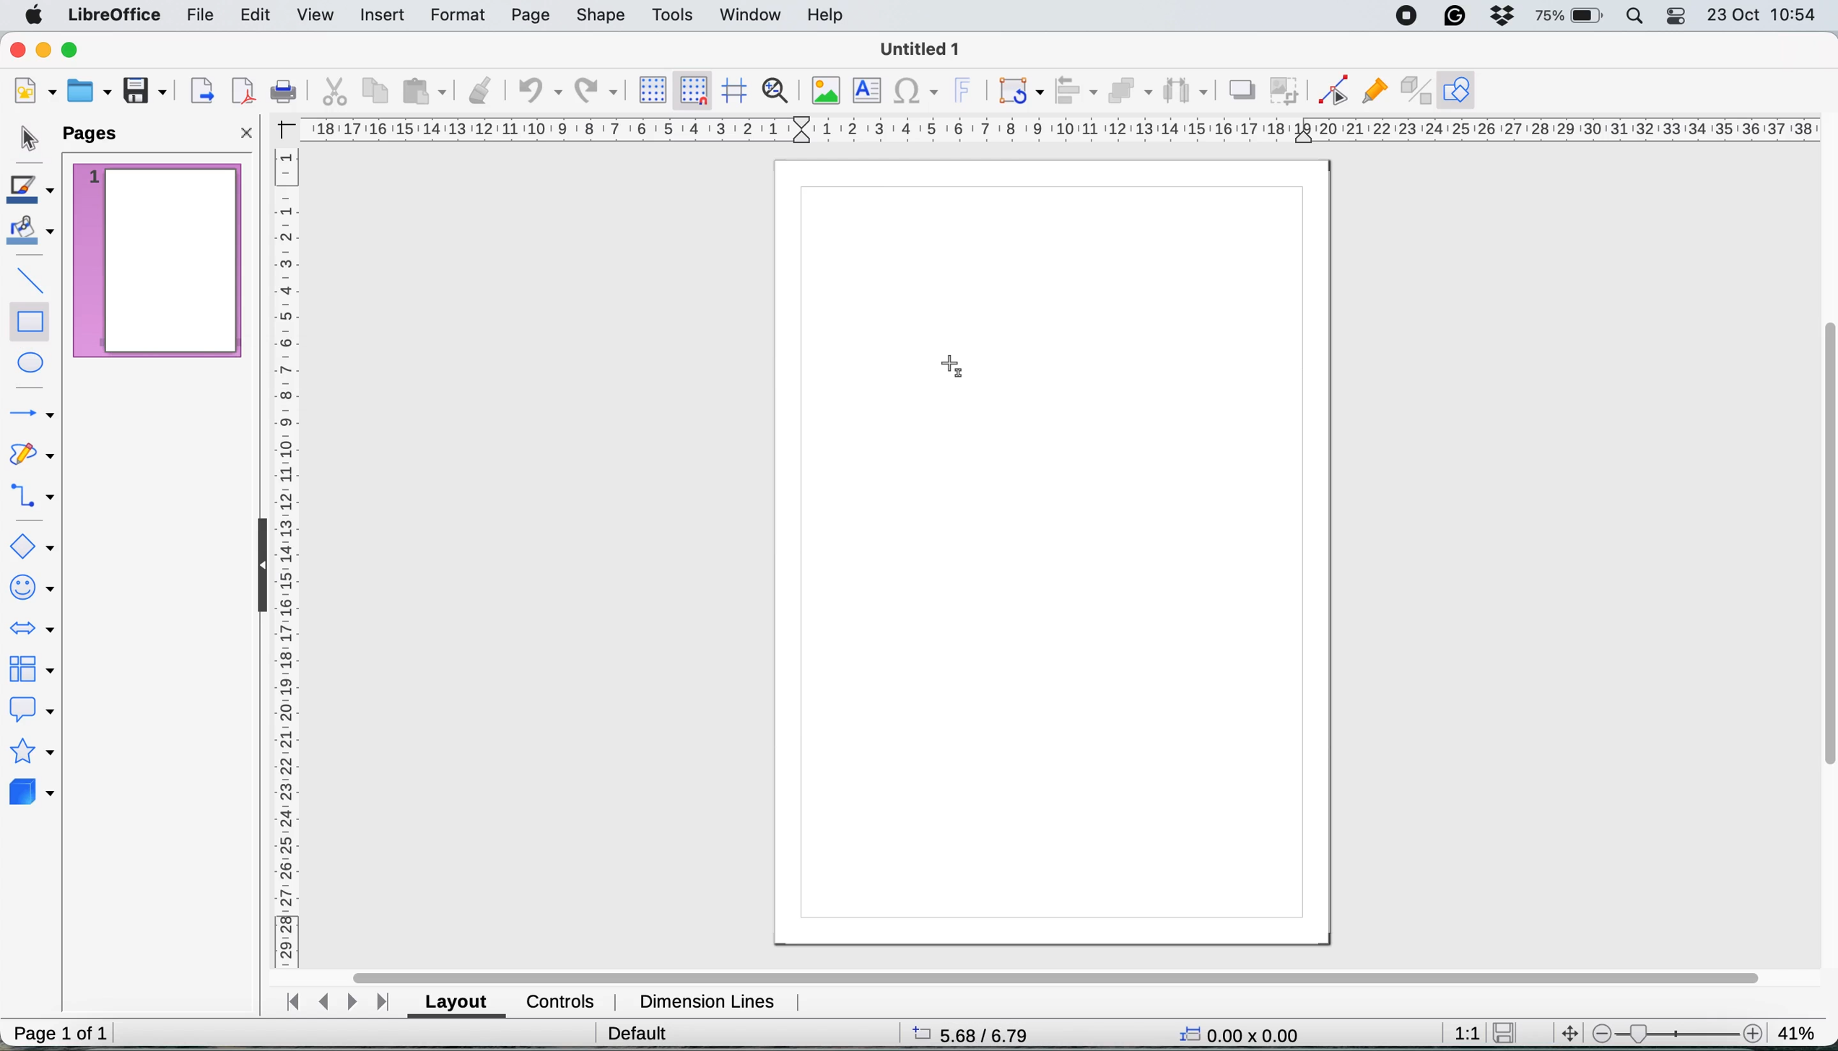 The image size is (1838, 1051). What do you see at coordinates (383, 15) in the screenshot?
I see `insert` at bounding box center [383, 15].